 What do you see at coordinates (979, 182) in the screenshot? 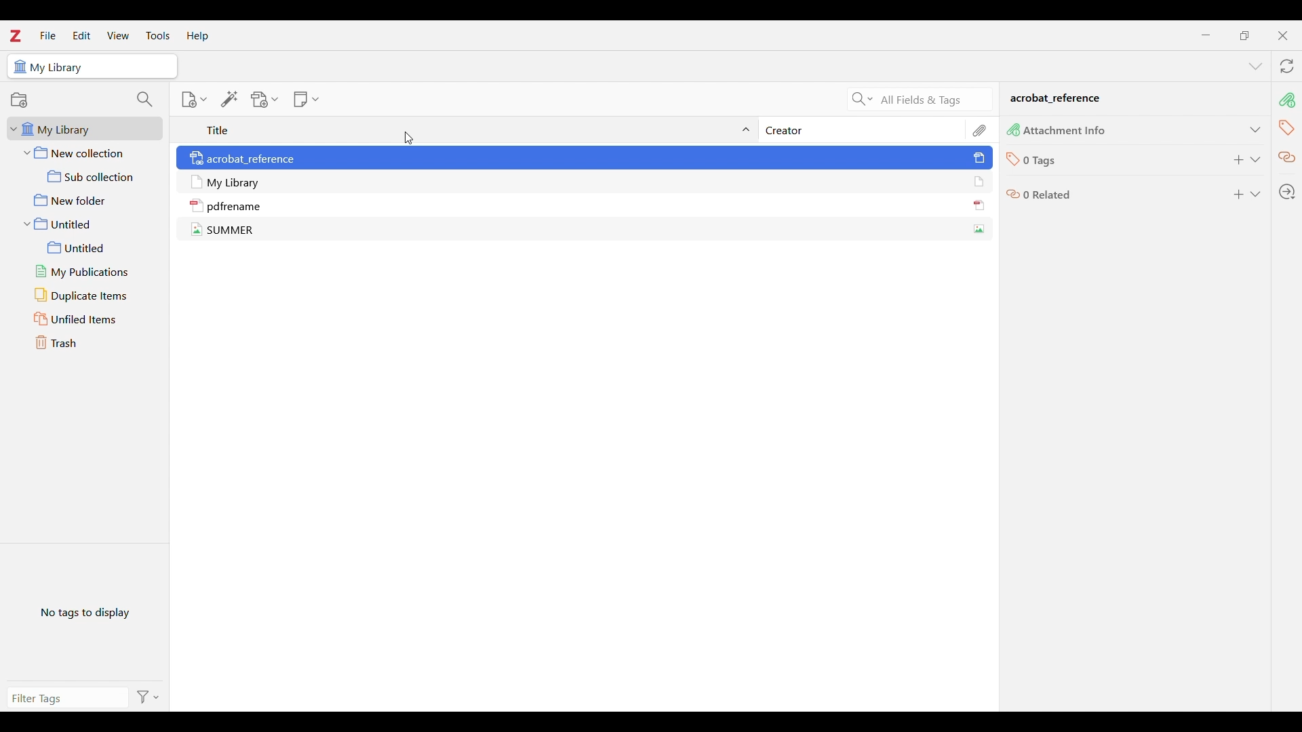
I see `icon` at bounding box center [979, 182].